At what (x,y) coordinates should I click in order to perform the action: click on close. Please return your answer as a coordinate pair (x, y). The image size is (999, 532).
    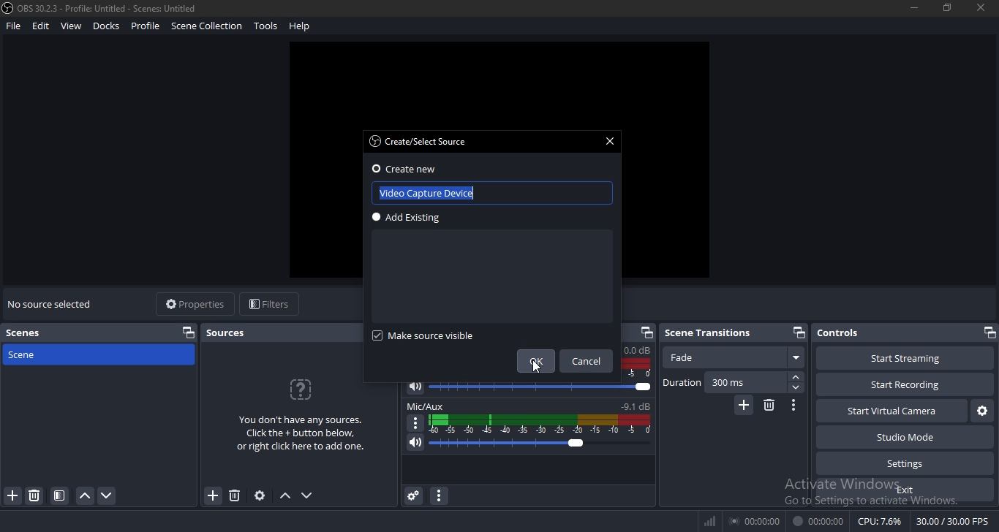
    Looking at the image, I should click on (609, 140).